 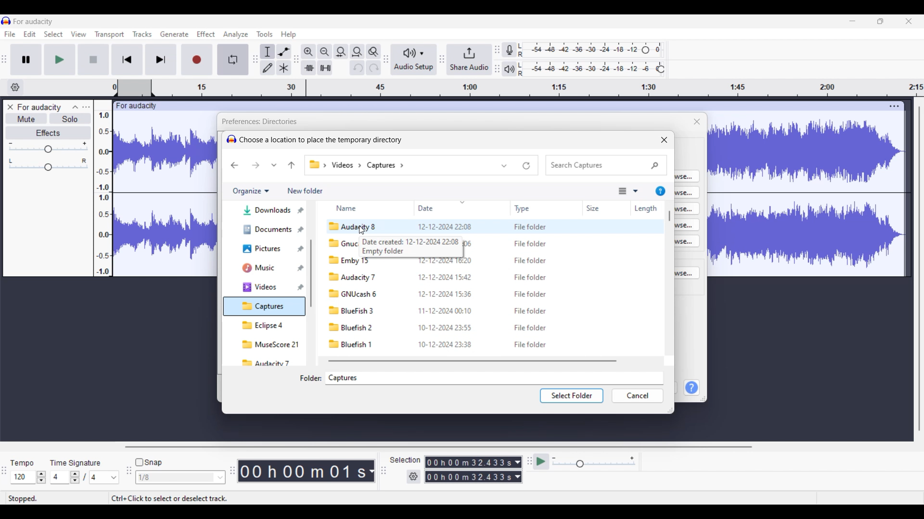 What do you see at coordinates (412, 247) in the screenshot?
I see `date created: 12-12-2024 22:08 empty folder` at bounding box center [412, 247].